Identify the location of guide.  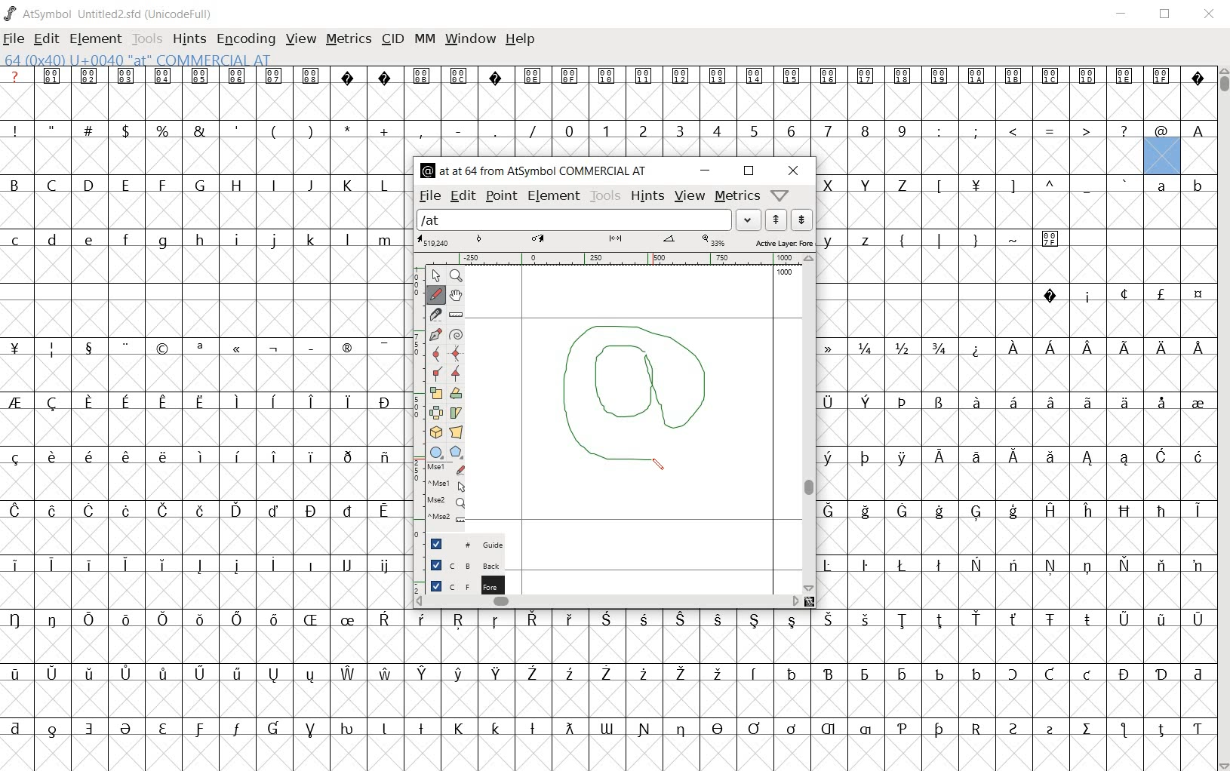
(479, 545).